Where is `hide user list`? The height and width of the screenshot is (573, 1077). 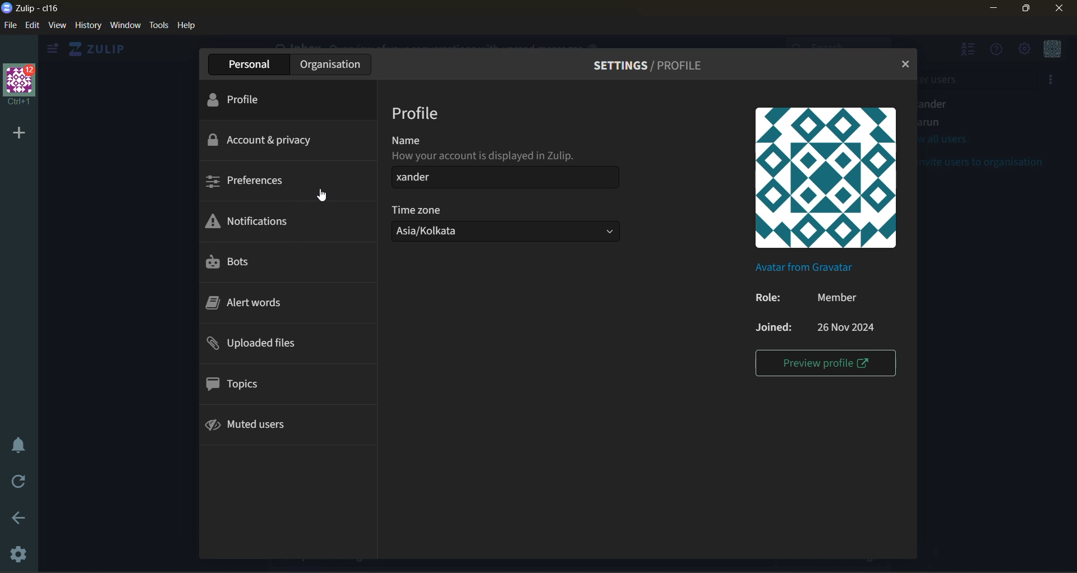 hide user list is located at coordinates (969, 52).